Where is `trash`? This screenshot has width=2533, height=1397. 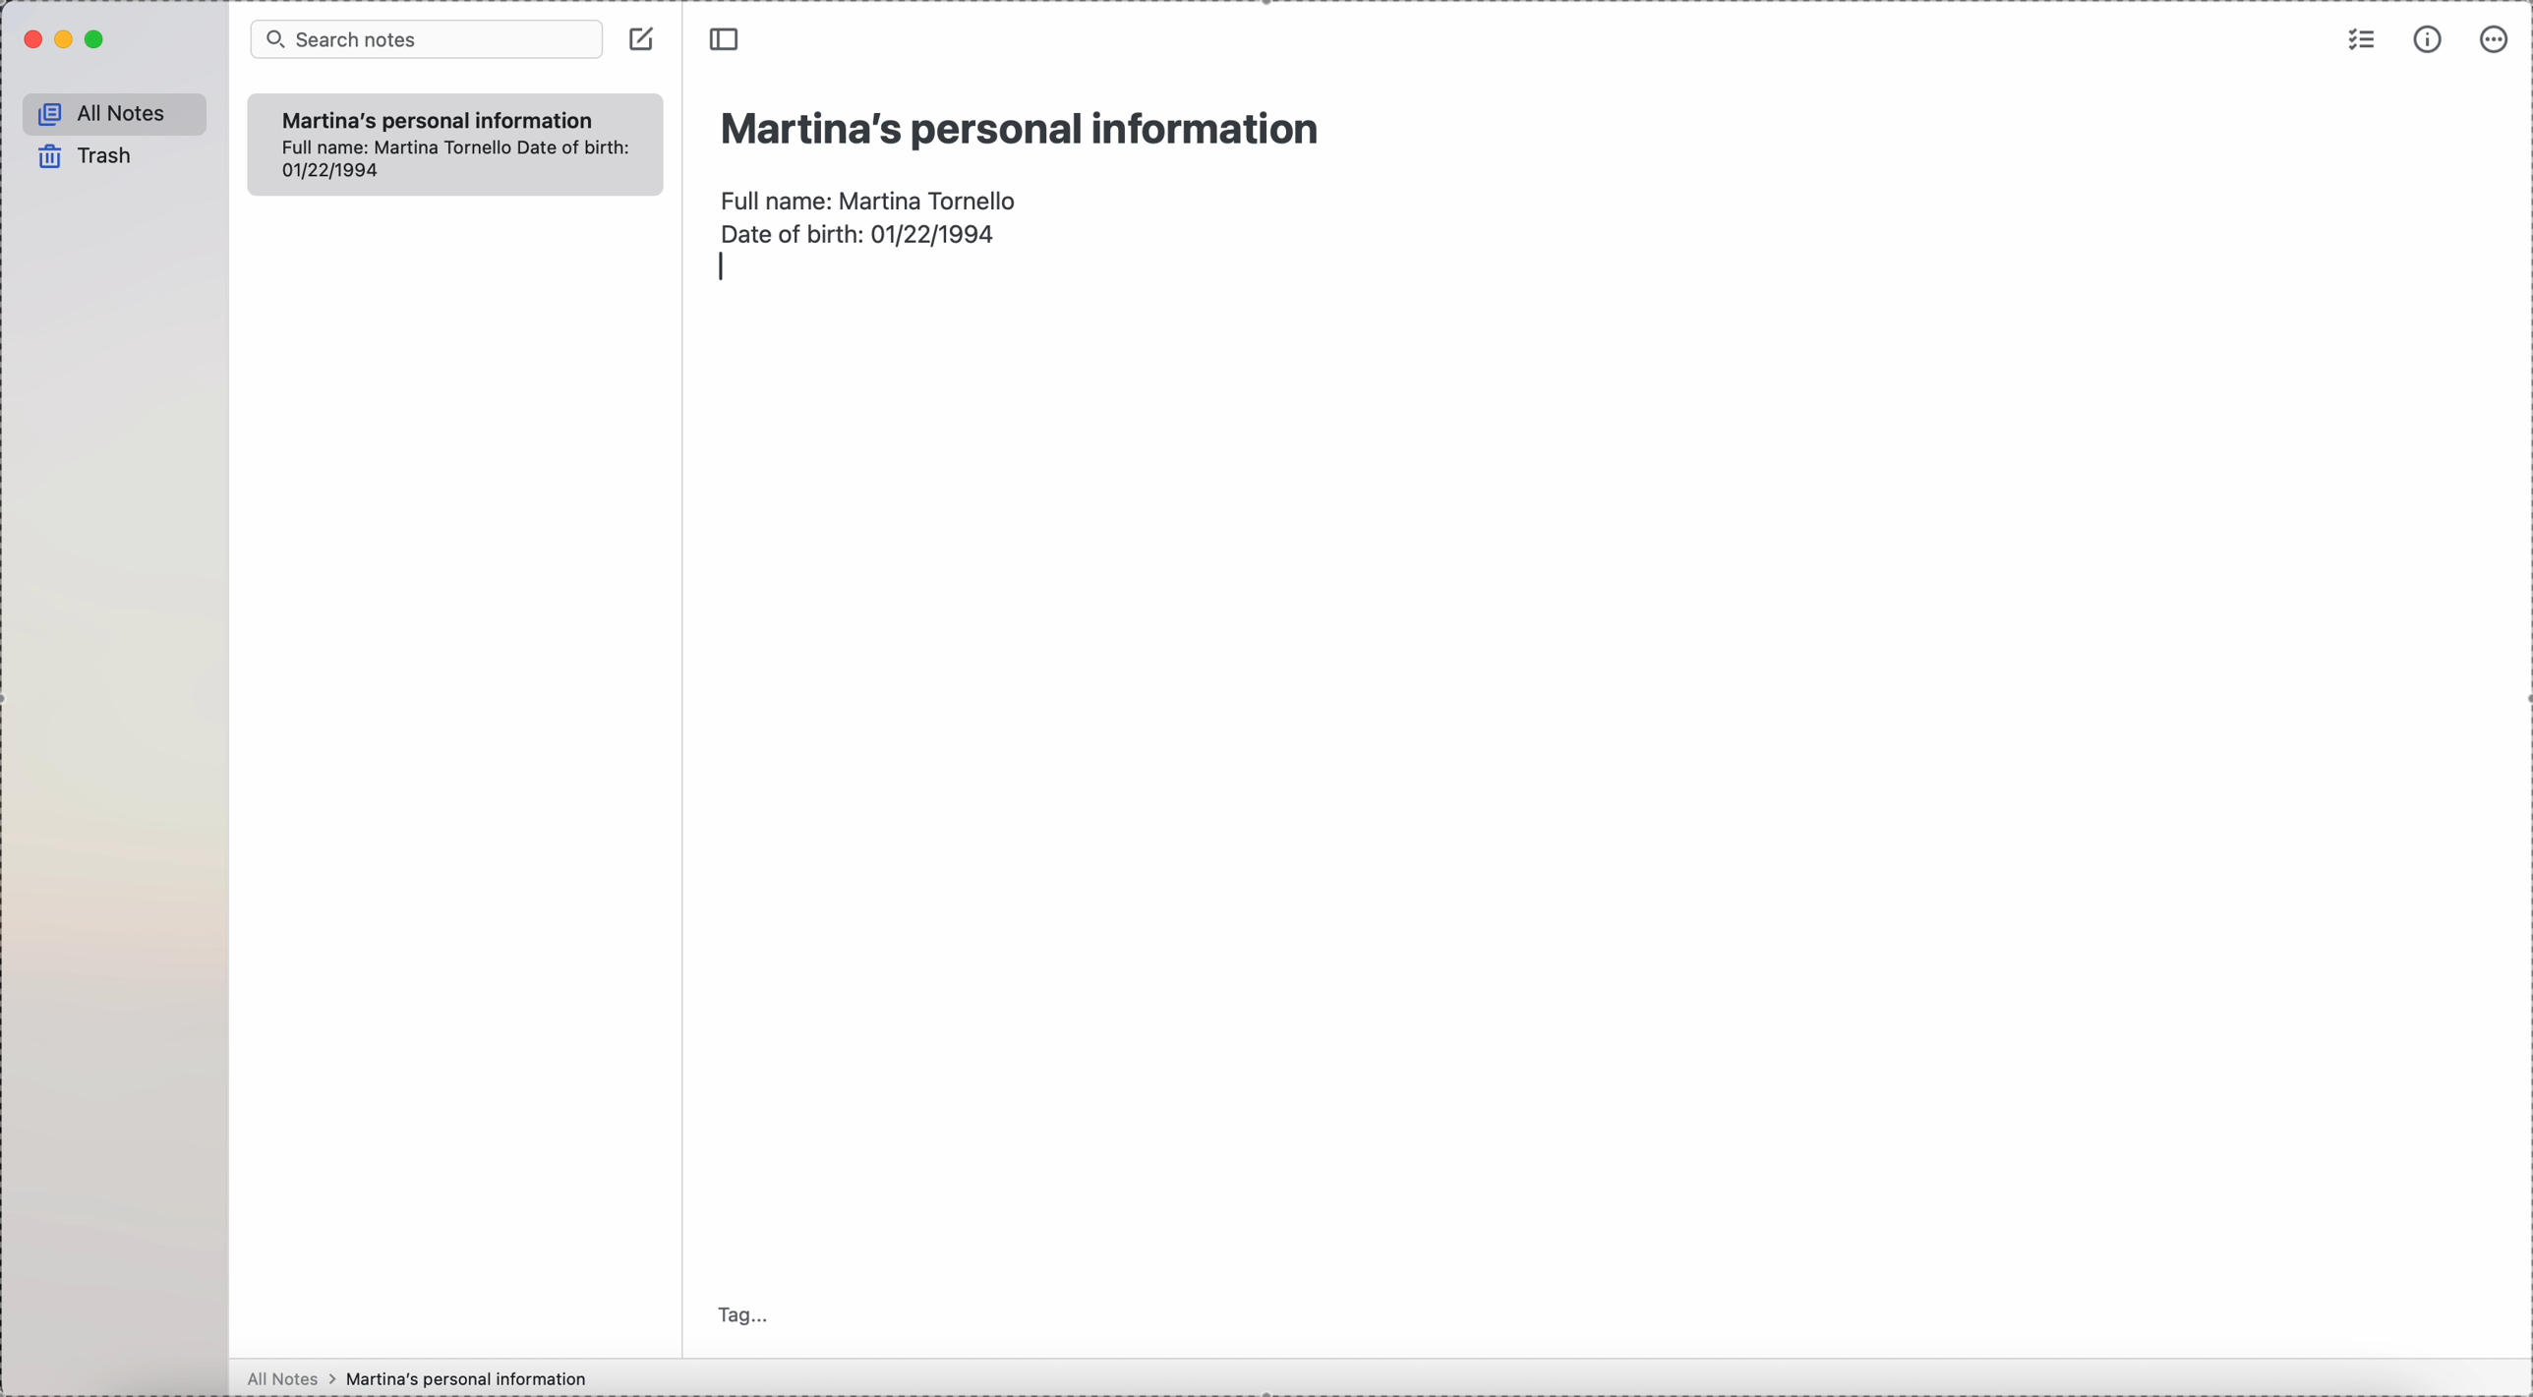 trash is located at coordinates (81, 155).